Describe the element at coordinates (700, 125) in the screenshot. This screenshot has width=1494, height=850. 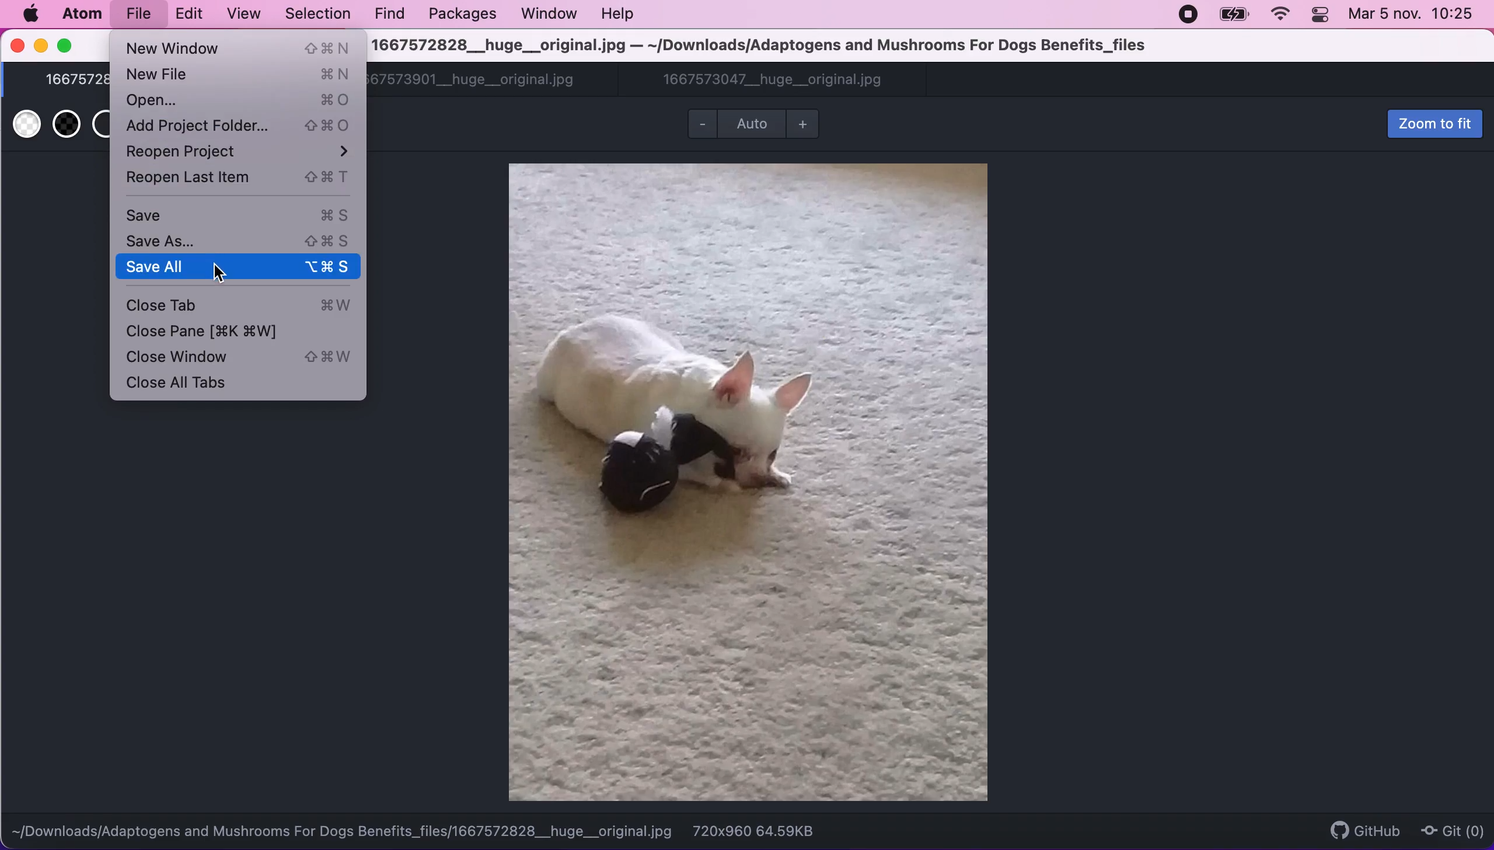
I see `zoom out` at that location.